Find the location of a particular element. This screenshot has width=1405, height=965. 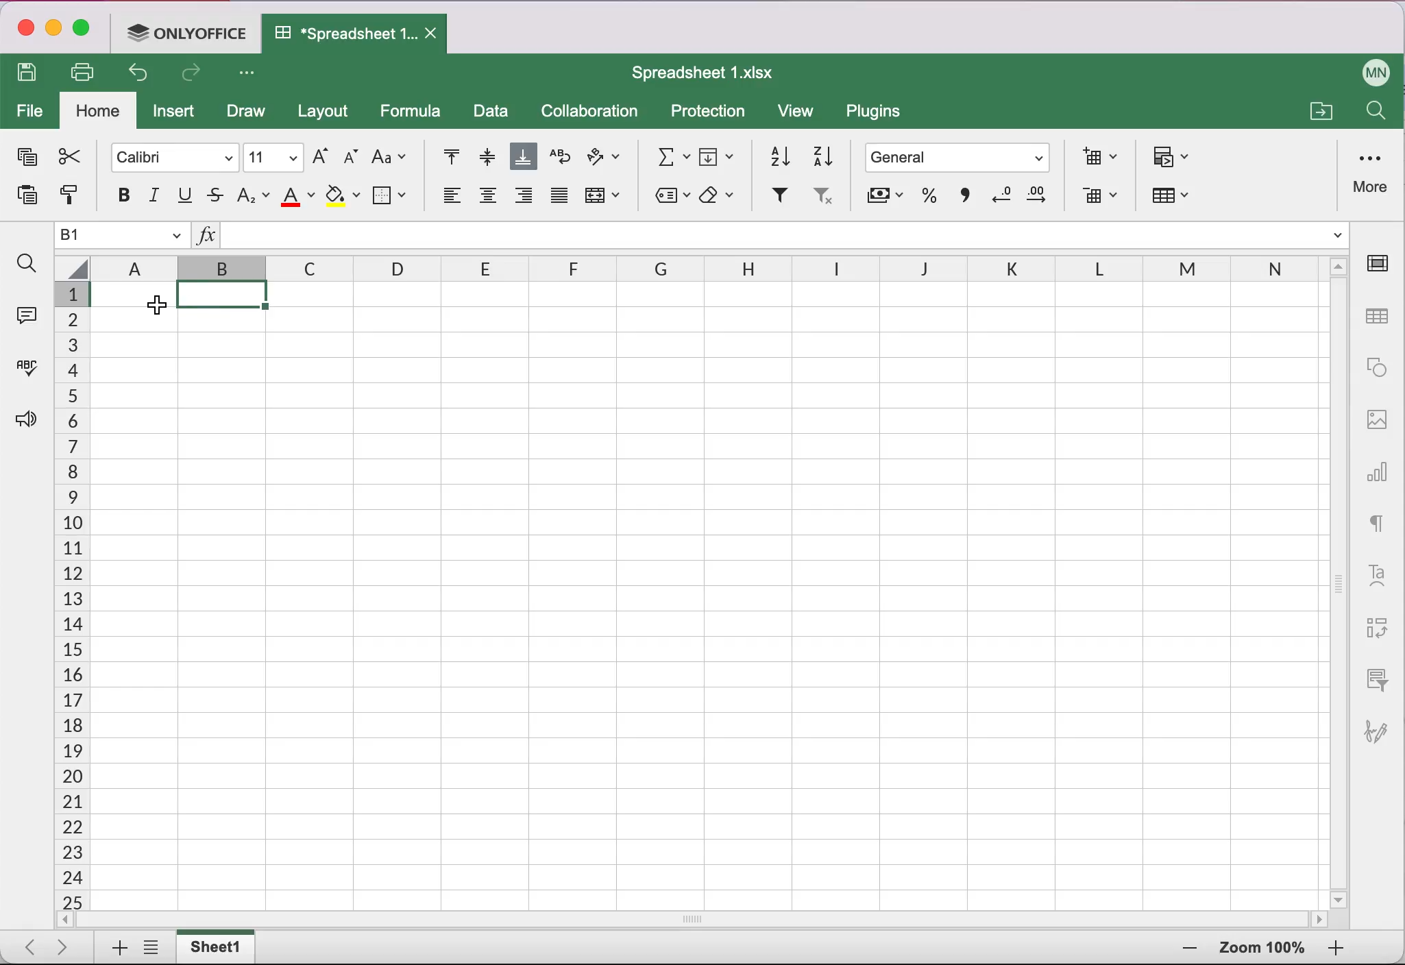

subscript/superscript is located at coordinates (254, 195).